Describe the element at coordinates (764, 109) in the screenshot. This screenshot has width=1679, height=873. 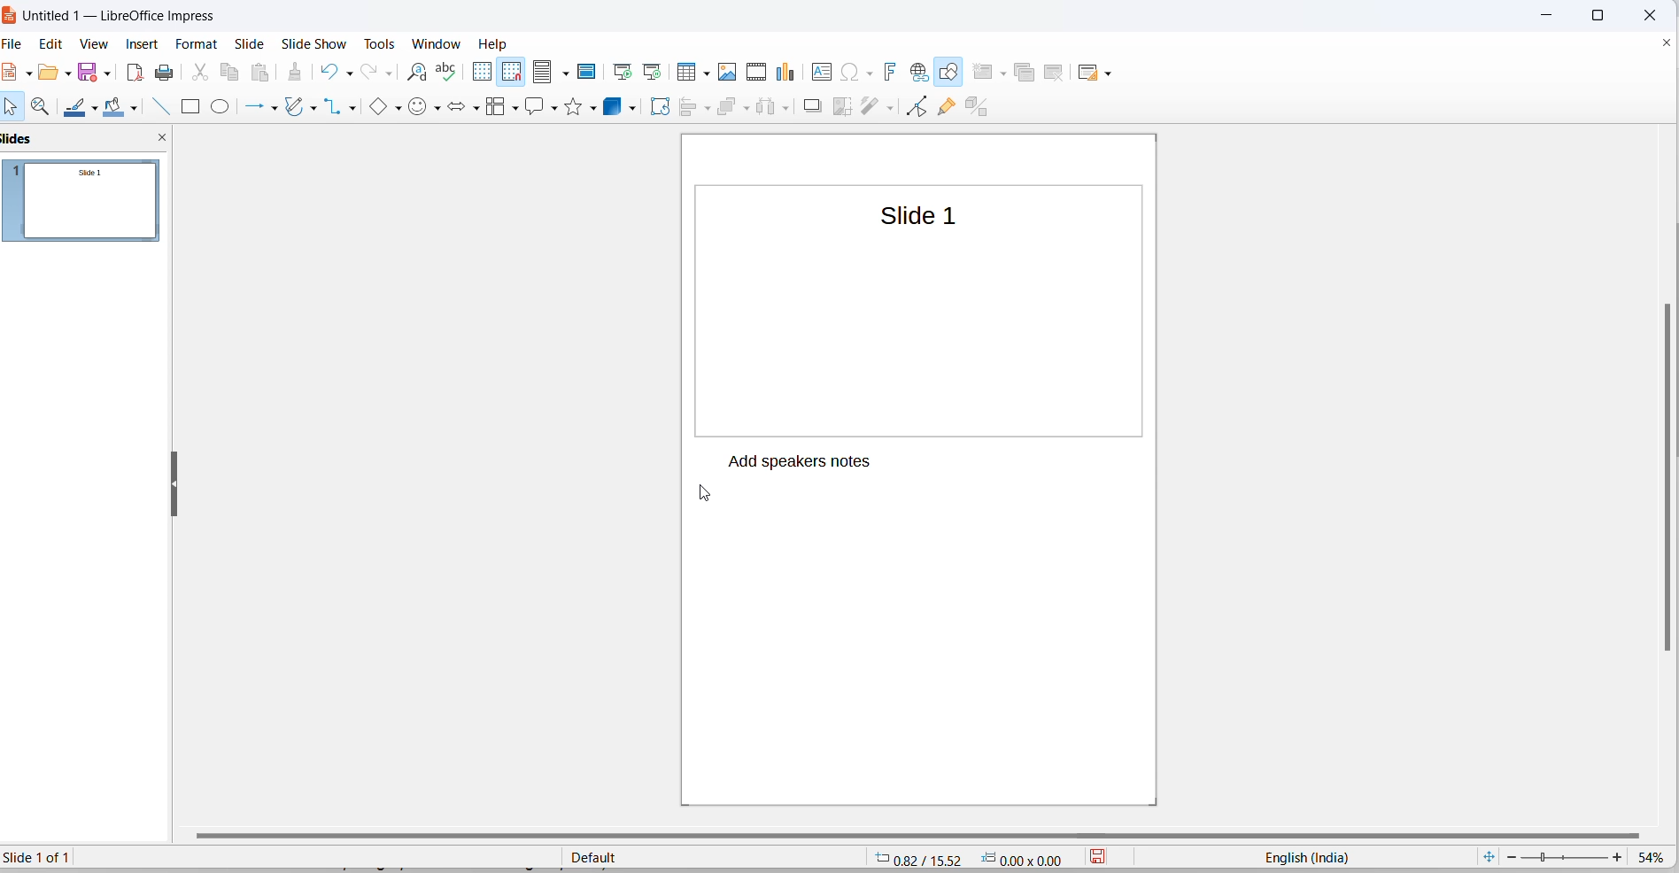
I see `distribute object` at that location.